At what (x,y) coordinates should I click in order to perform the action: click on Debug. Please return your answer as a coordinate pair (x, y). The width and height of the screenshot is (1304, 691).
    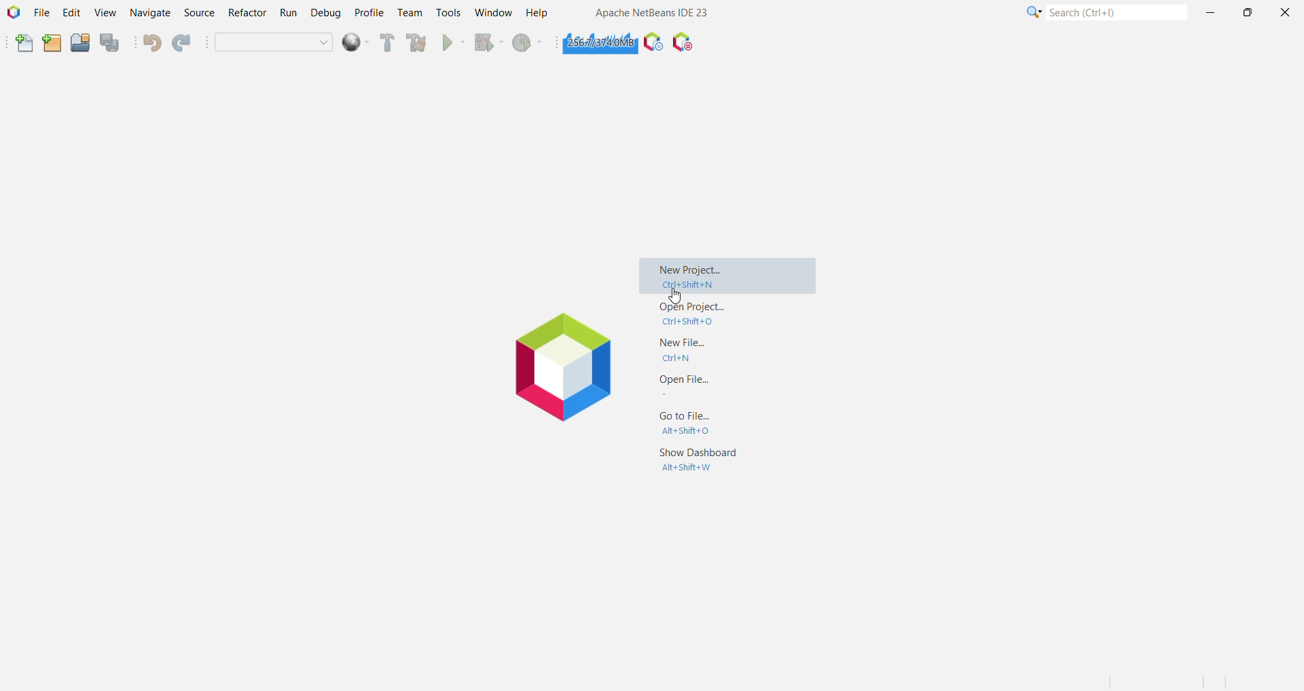
    Looking at the image, I should click on (325, 14).